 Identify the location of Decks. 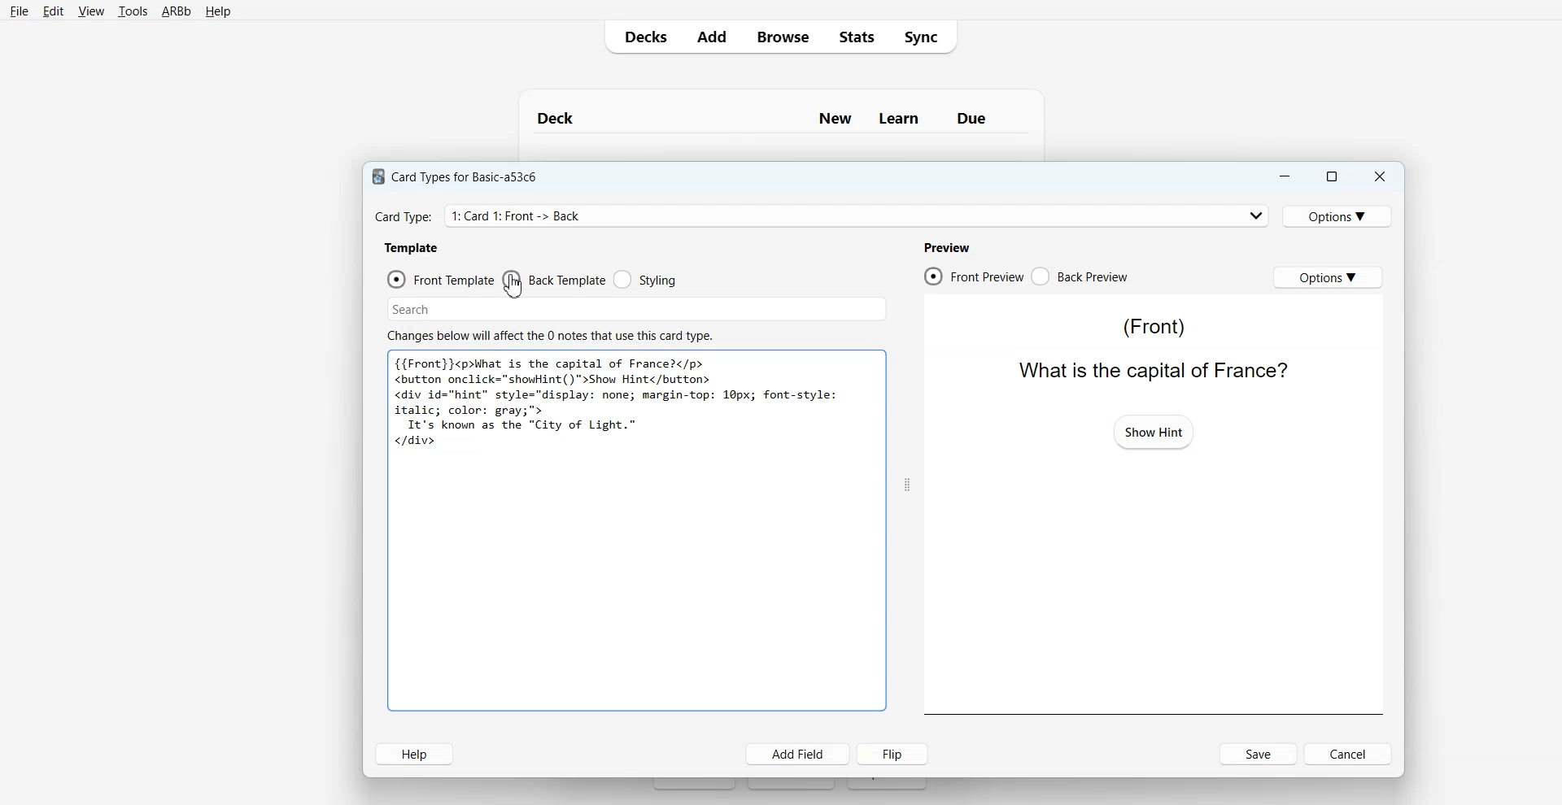
(642, 37).